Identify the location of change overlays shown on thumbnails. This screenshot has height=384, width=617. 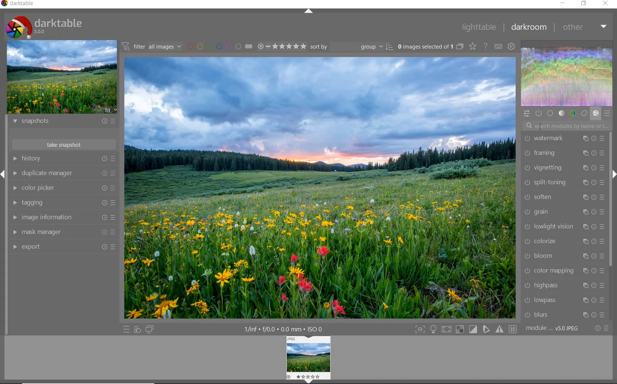
(472, 47).